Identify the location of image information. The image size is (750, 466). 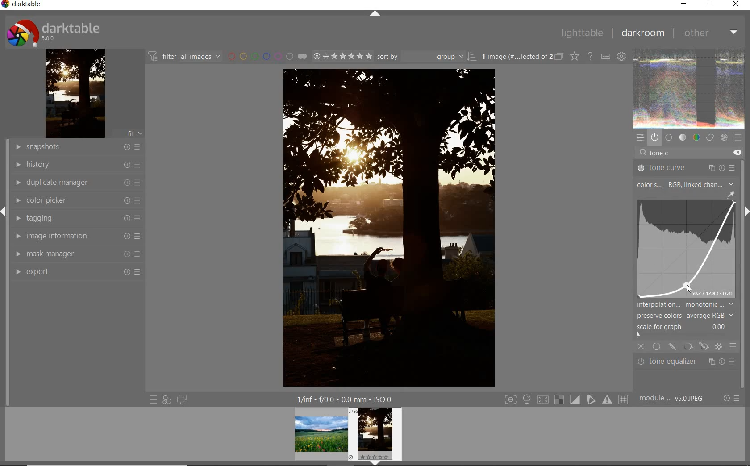
(76, 236).